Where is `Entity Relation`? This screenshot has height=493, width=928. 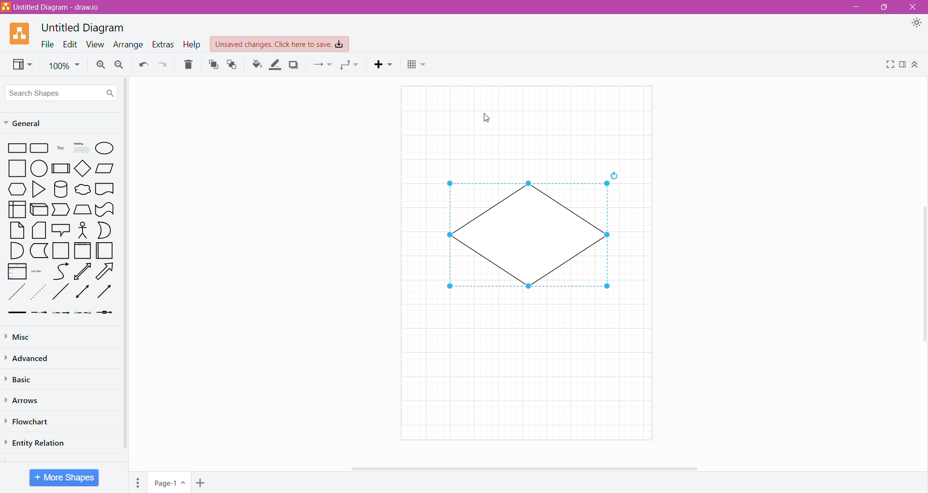
Entity Relation is located at coordinates (38, 442).